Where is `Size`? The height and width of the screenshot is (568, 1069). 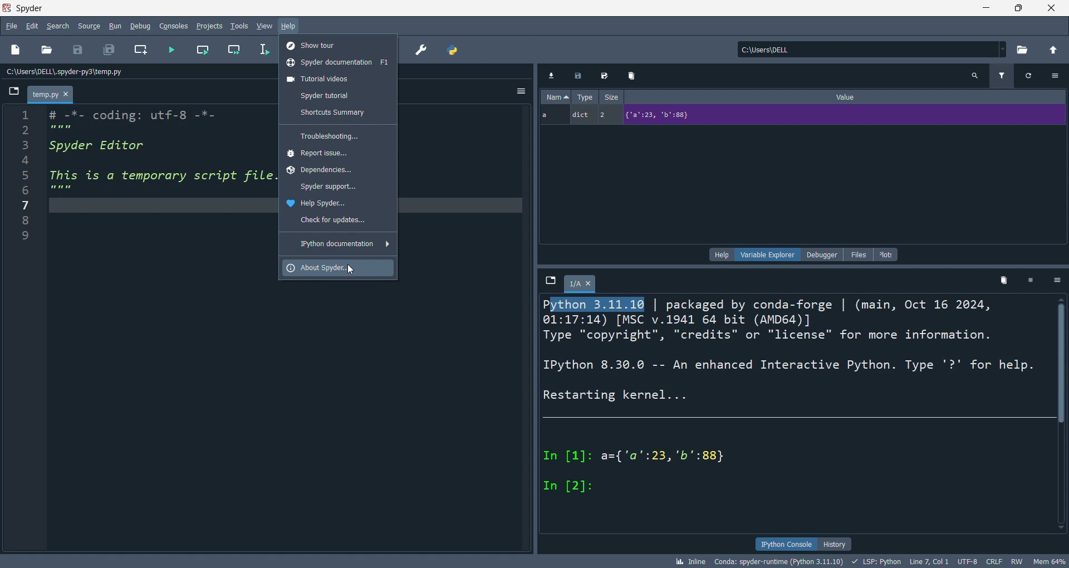 Size is located at coordinates (612, 96).